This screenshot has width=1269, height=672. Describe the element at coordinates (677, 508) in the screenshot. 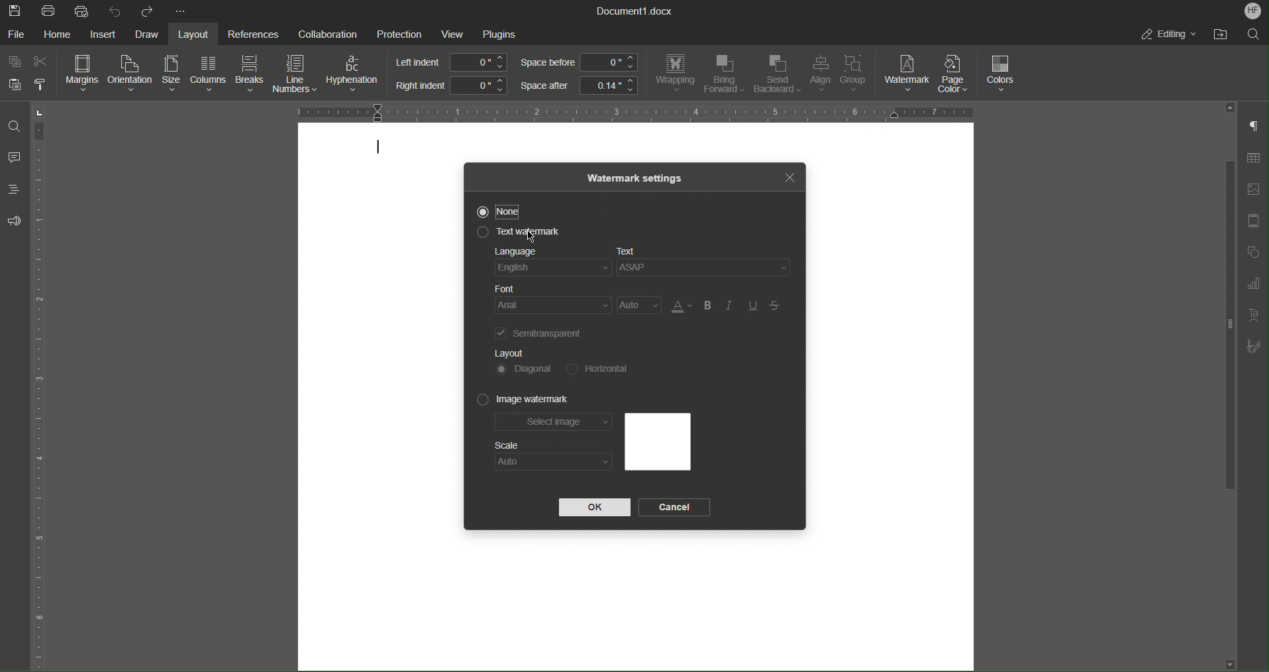

I see `Cancel` at that location.